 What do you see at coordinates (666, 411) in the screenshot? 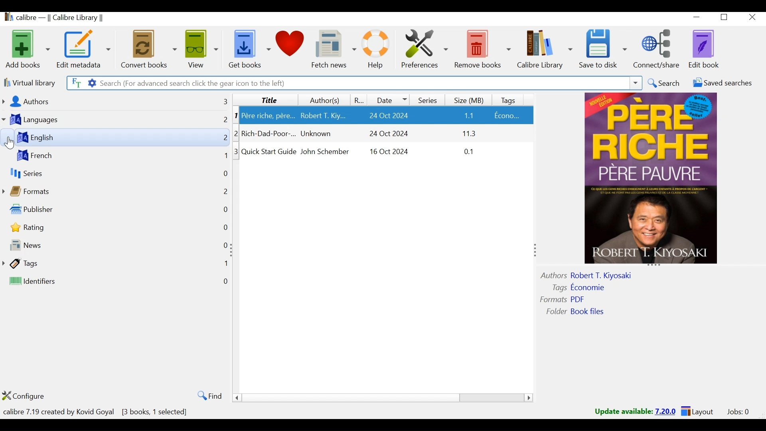
I see `7.20.0` at bounding box center [666, 411].